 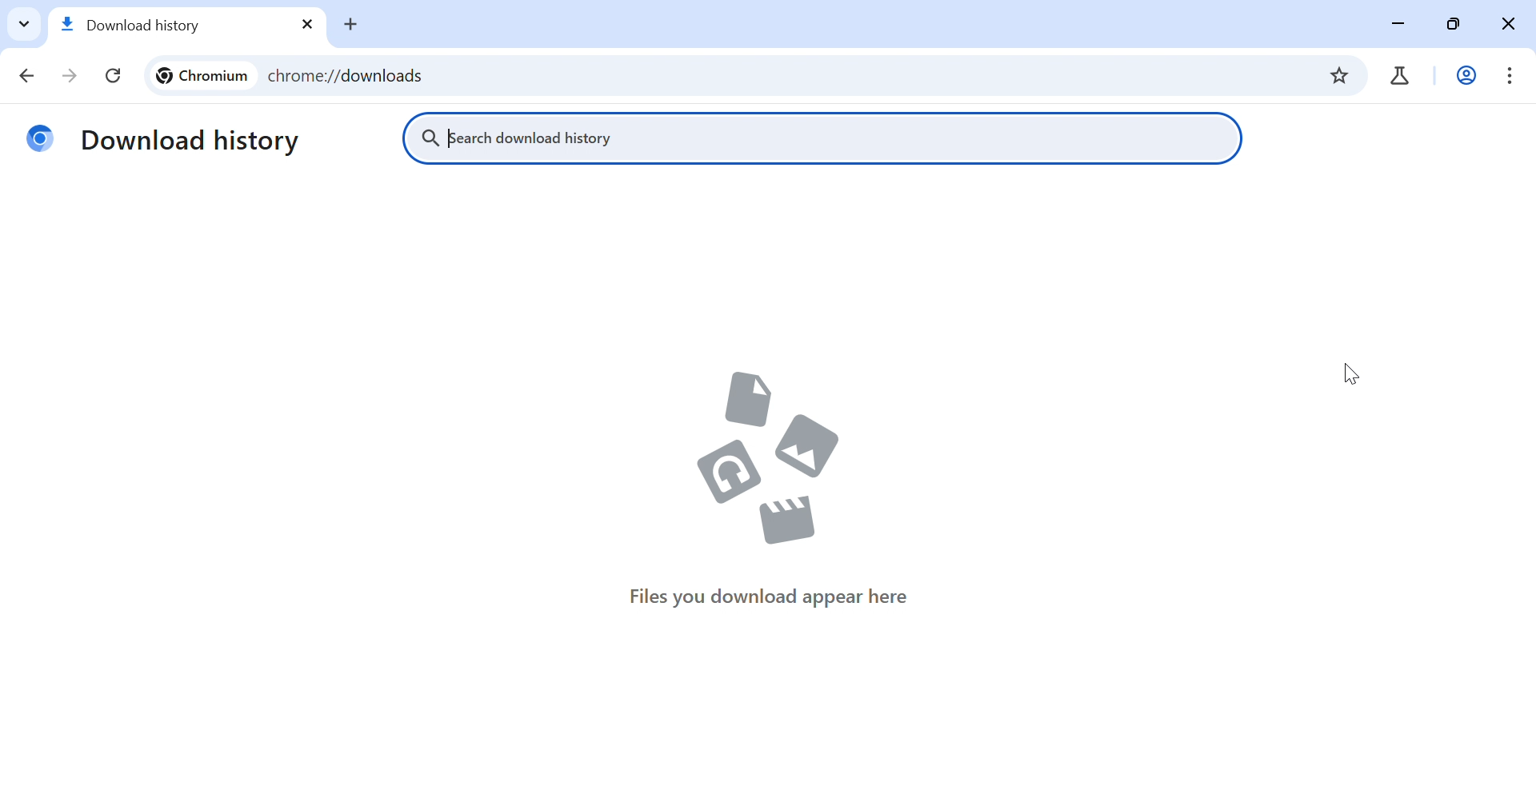 I want to click on Close, so click(x=1505, y=26).